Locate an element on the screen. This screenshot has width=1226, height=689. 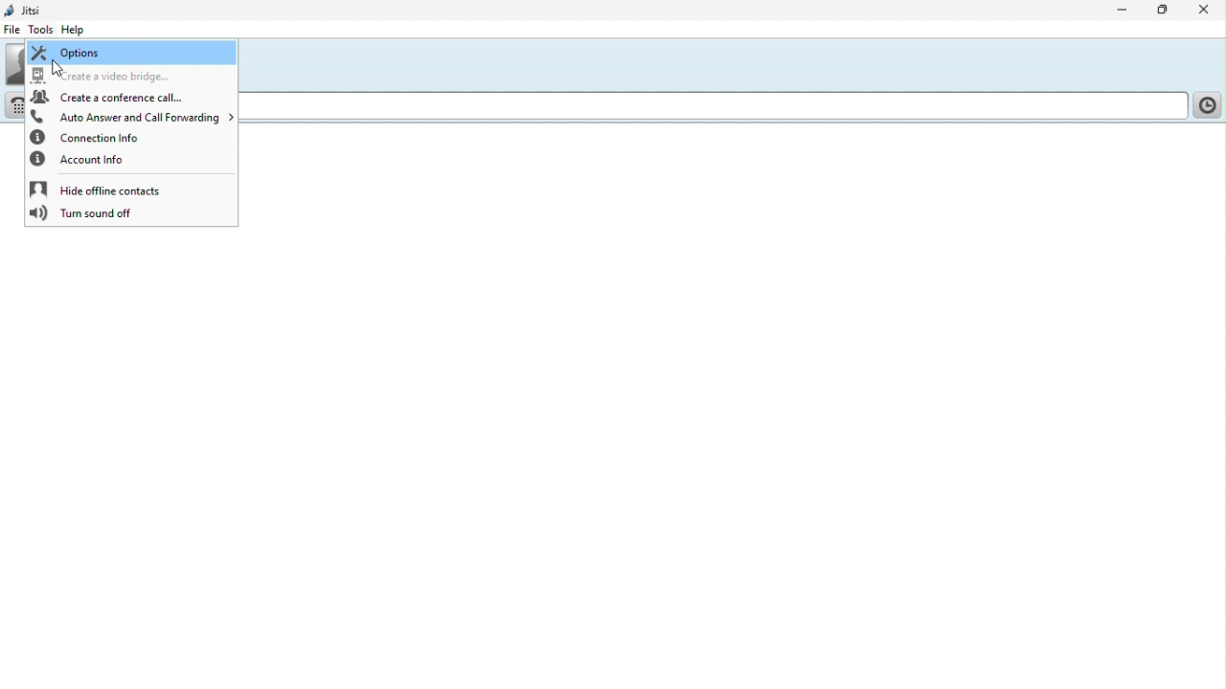
Hide offline contacts is located at coordinates (109, 190).